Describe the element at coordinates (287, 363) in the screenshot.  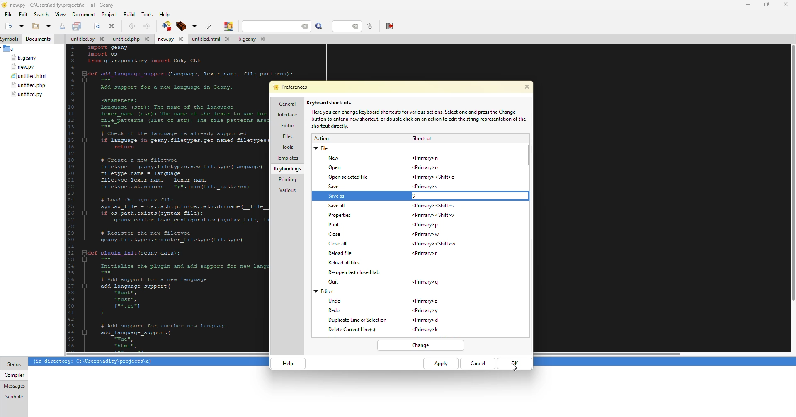
I see `help` at that location.